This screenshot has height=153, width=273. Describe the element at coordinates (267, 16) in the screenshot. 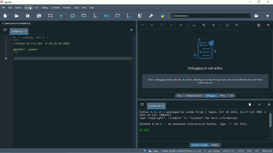

I see `Change to parent directory` at that location.